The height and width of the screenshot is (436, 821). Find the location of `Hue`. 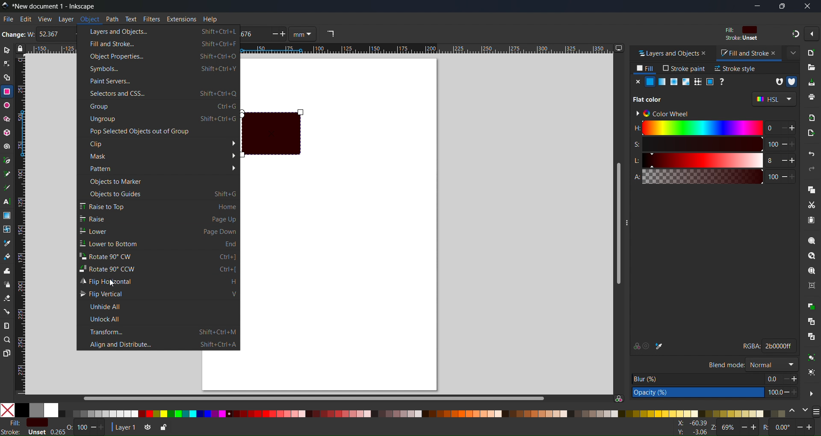

Hue is located at coordinates (697, 128).